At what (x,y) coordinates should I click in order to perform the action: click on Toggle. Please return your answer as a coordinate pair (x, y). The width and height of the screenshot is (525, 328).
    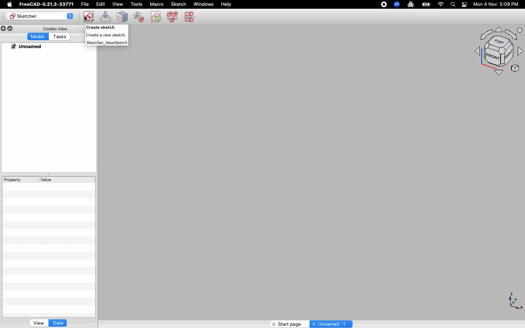
    Looking at the image, I should click on (464, 4).